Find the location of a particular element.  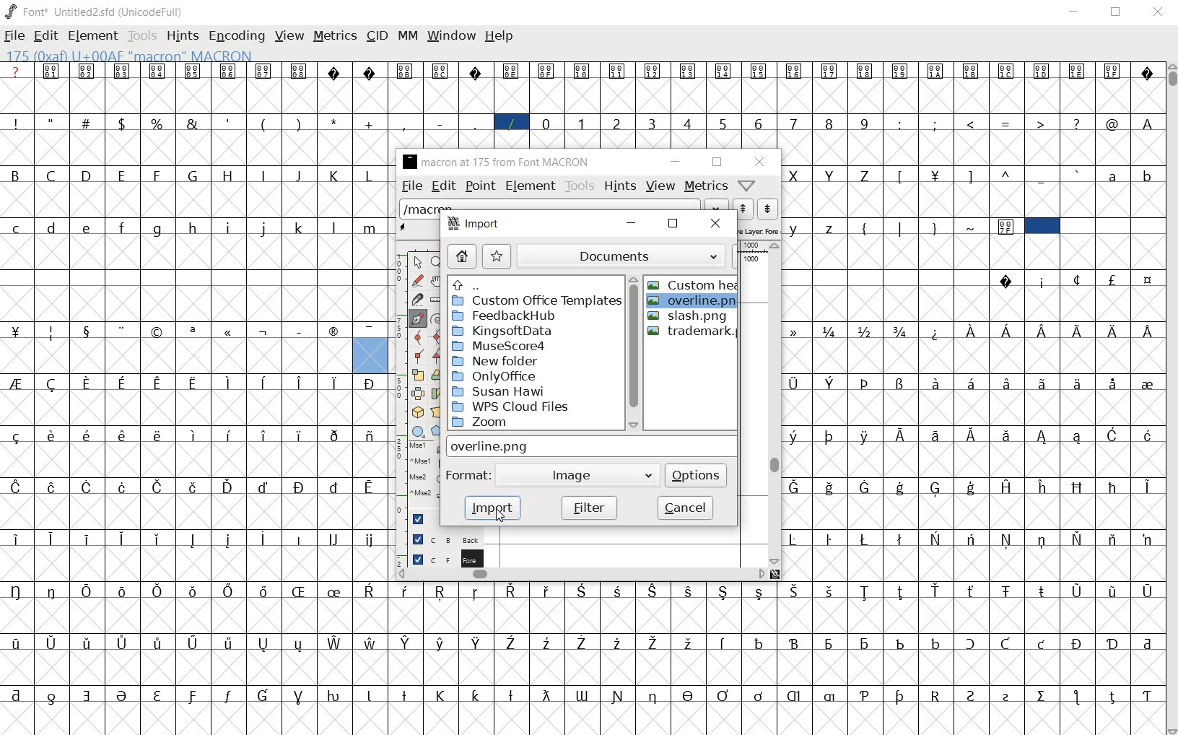

3D rotate is located at coordinates (418, 411).